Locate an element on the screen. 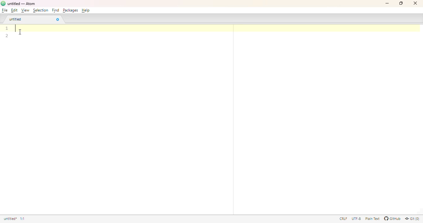 The height and width of the screenshot is (223, 423). selection is located at coordinates (41, 11).